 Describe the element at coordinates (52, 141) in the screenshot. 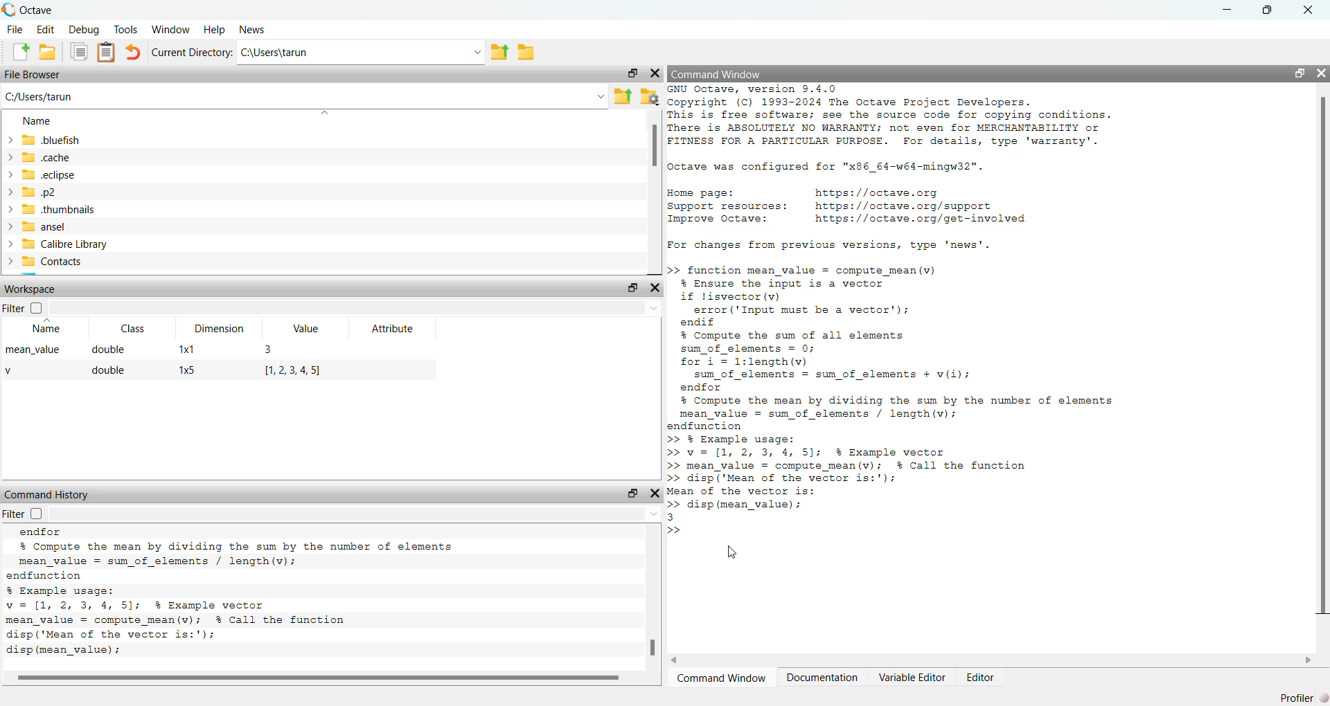

I see `.bluefish` at that location.